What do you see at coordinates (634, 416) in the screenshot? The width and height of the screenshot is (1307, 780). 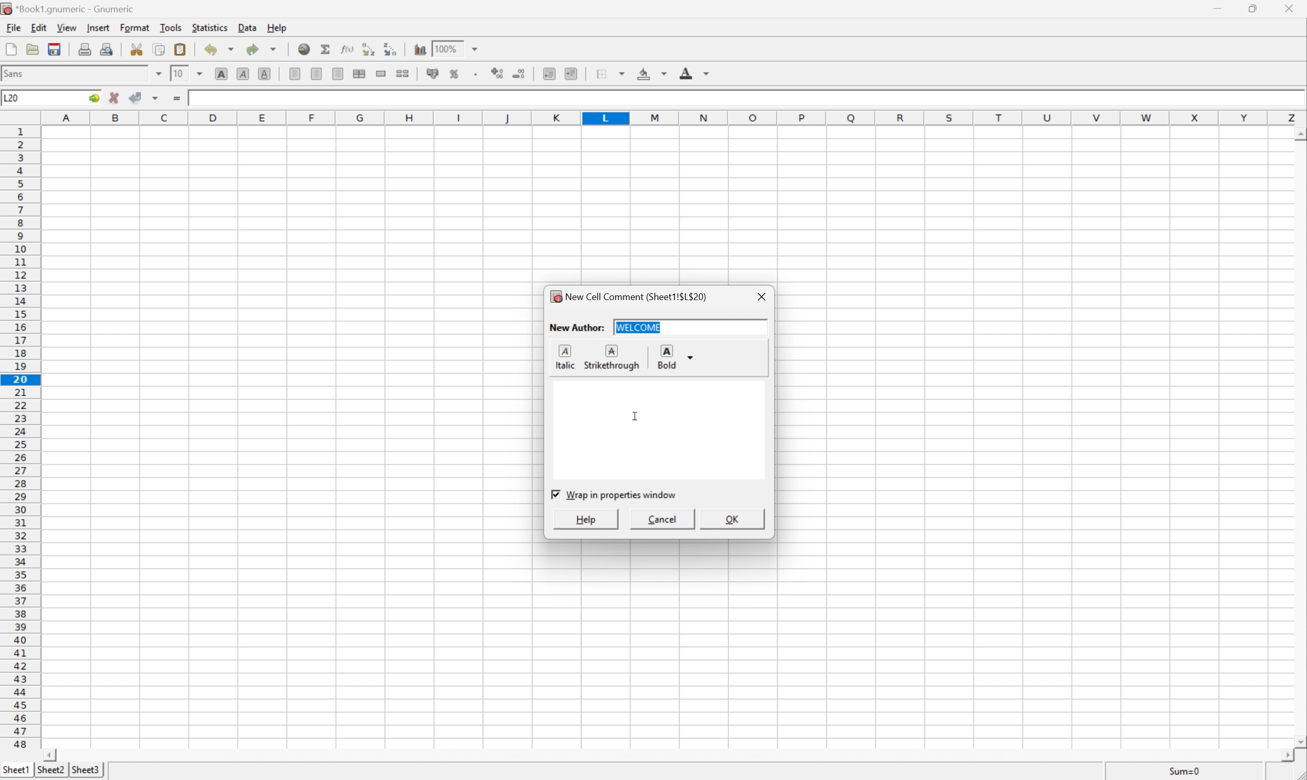 I see `Cursor` at bounding box center [634, 416].